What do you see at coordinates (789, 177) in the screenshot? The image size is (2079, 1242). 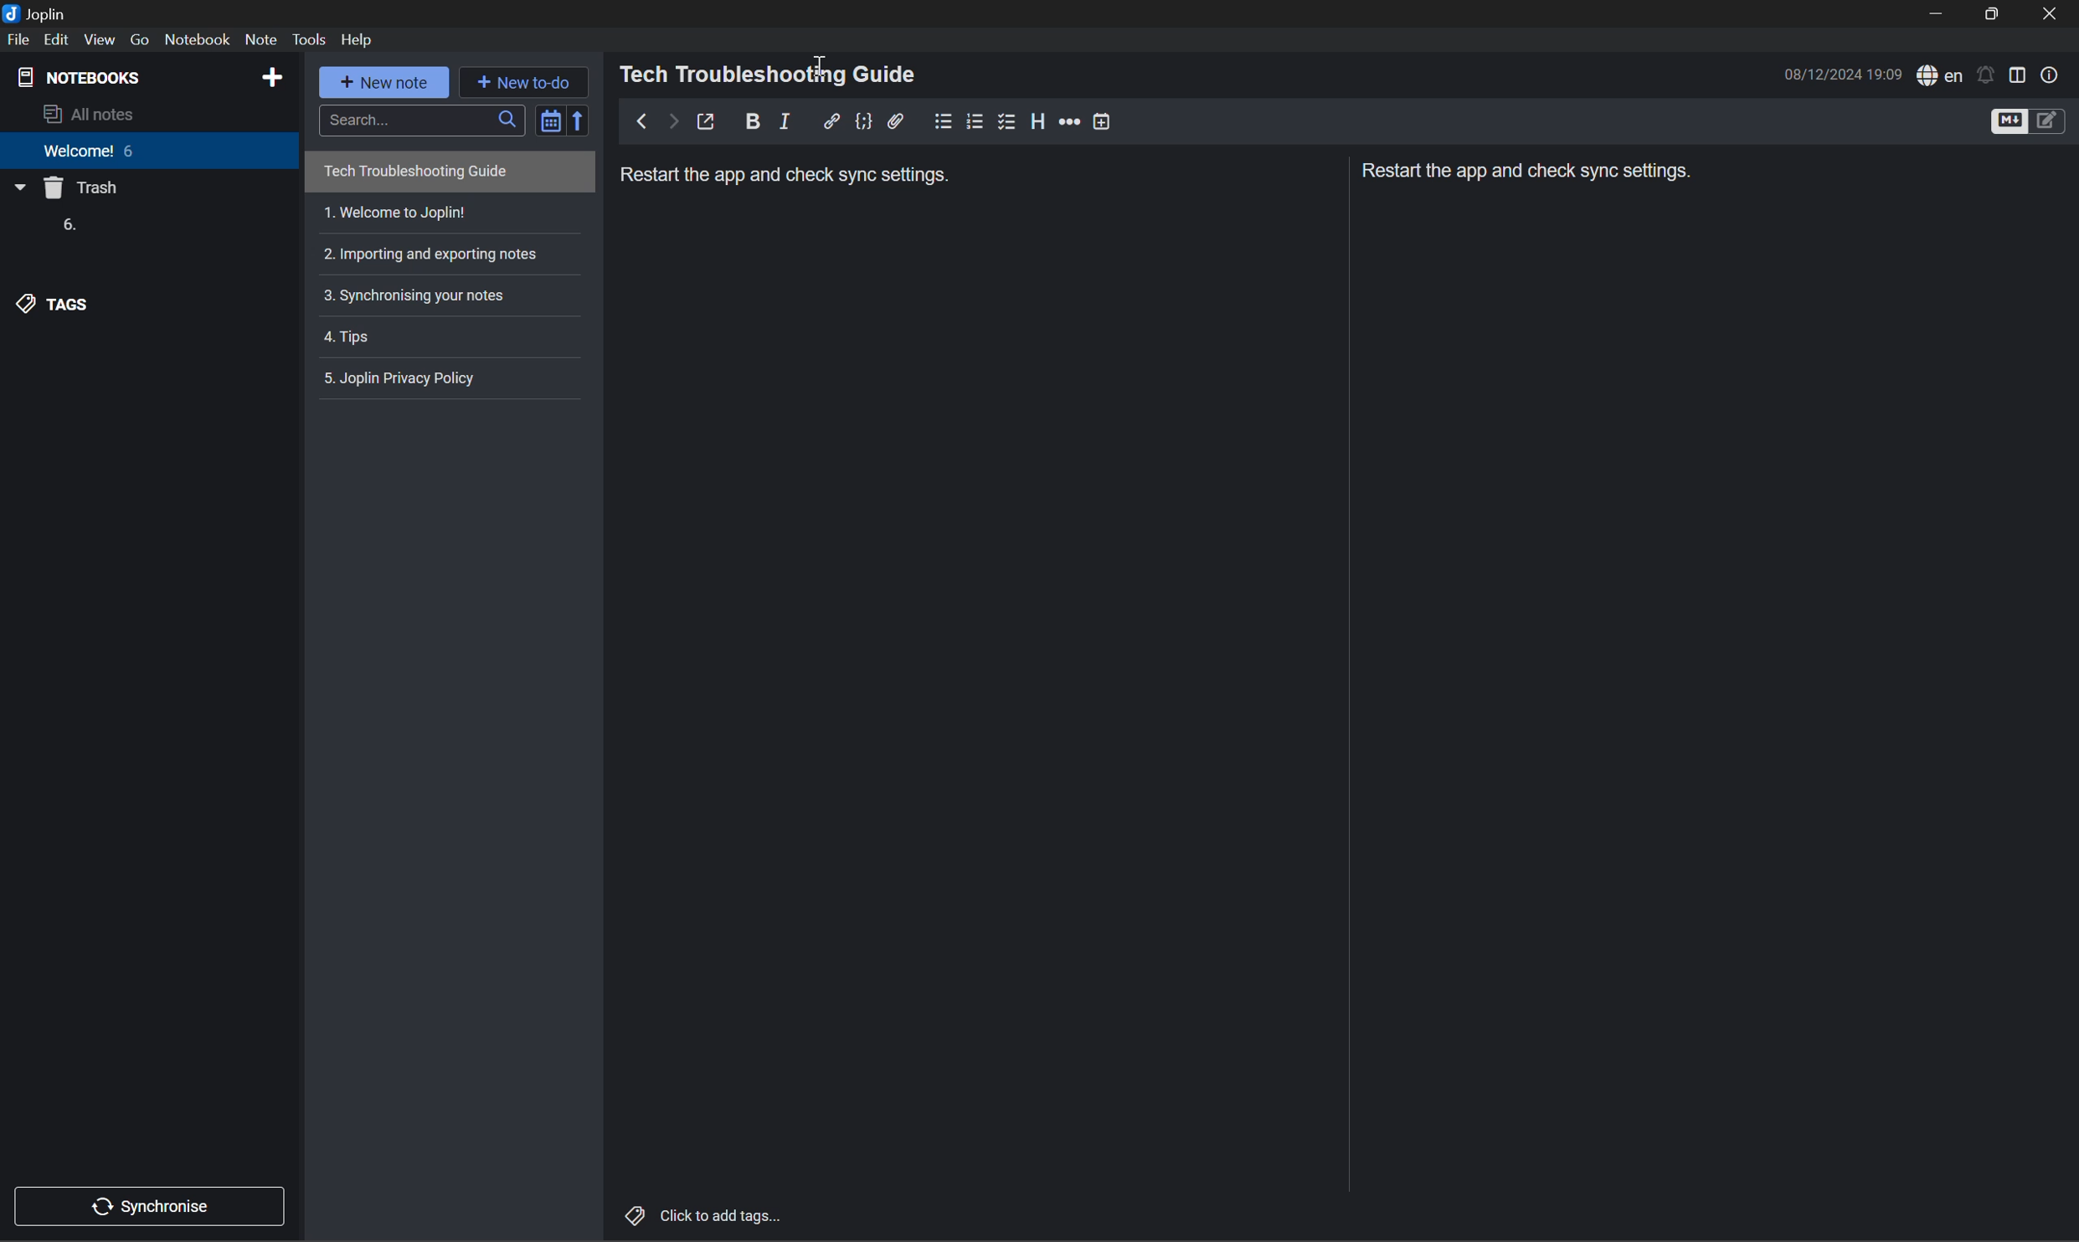 I see `Restart the app and check sync settings.` at bounding box center [789, 177].